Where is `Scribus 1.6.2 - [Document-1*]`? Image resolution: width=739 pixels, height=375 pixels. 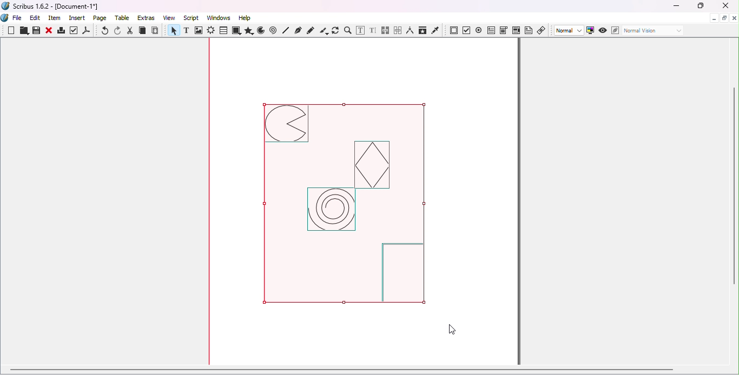
Scribus 1.6.2 - [Document-1*] is located at coordinates (55, 7).